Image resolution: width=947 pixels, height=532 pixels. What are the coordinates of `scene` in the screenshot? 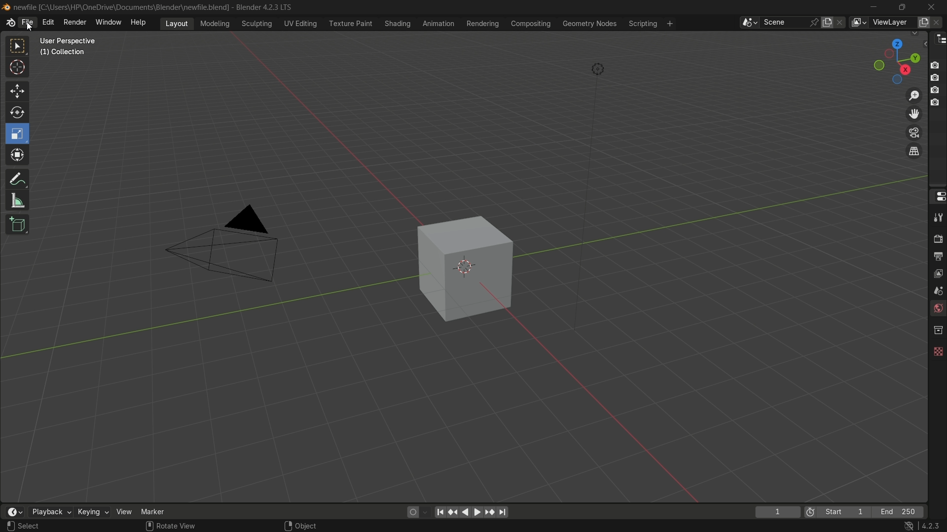 It's located at (936, 290).